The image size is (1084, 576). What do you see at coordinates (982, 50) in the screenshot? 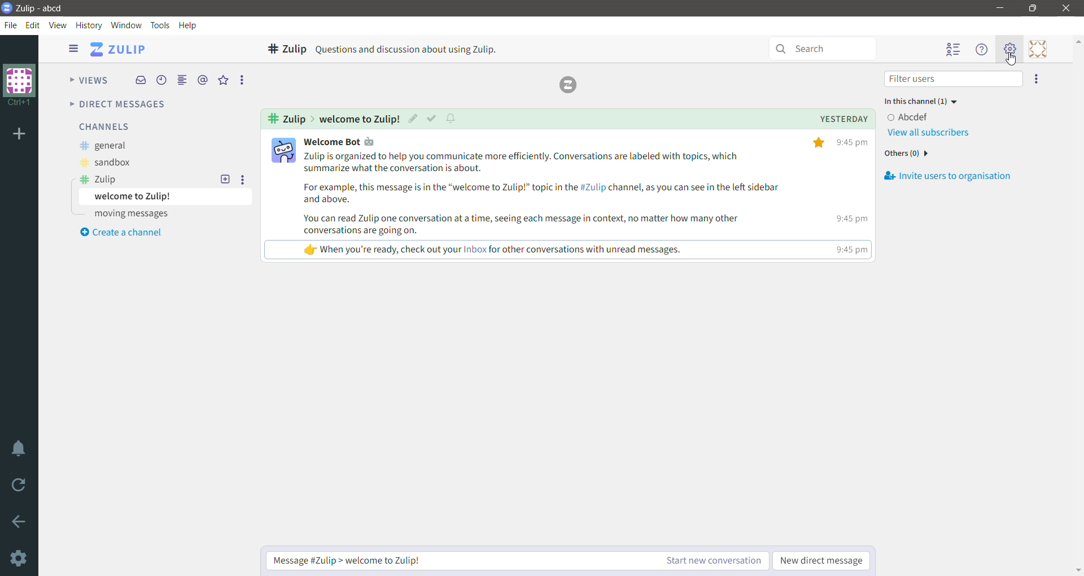
I see `Help menu` at bounding box center [982, 50].